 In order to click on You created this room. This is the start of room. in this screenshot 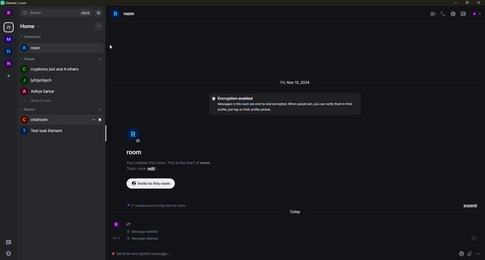, I will do `click(165, 163)`.